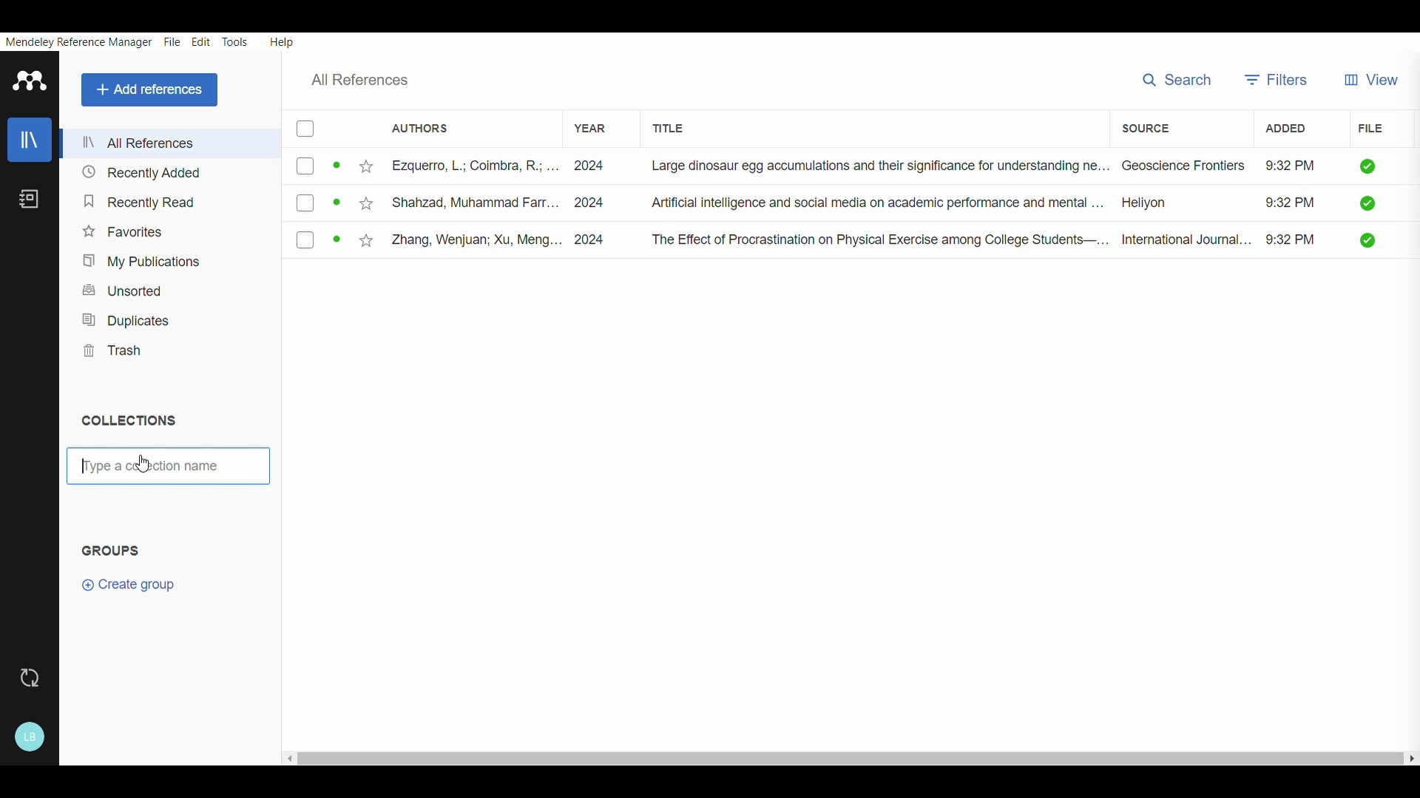 The image size is (1420, 798). What do you see at coordinates (136, 197) in the screenshot?
I see `Recently Read` at bounding box center [136, 197].